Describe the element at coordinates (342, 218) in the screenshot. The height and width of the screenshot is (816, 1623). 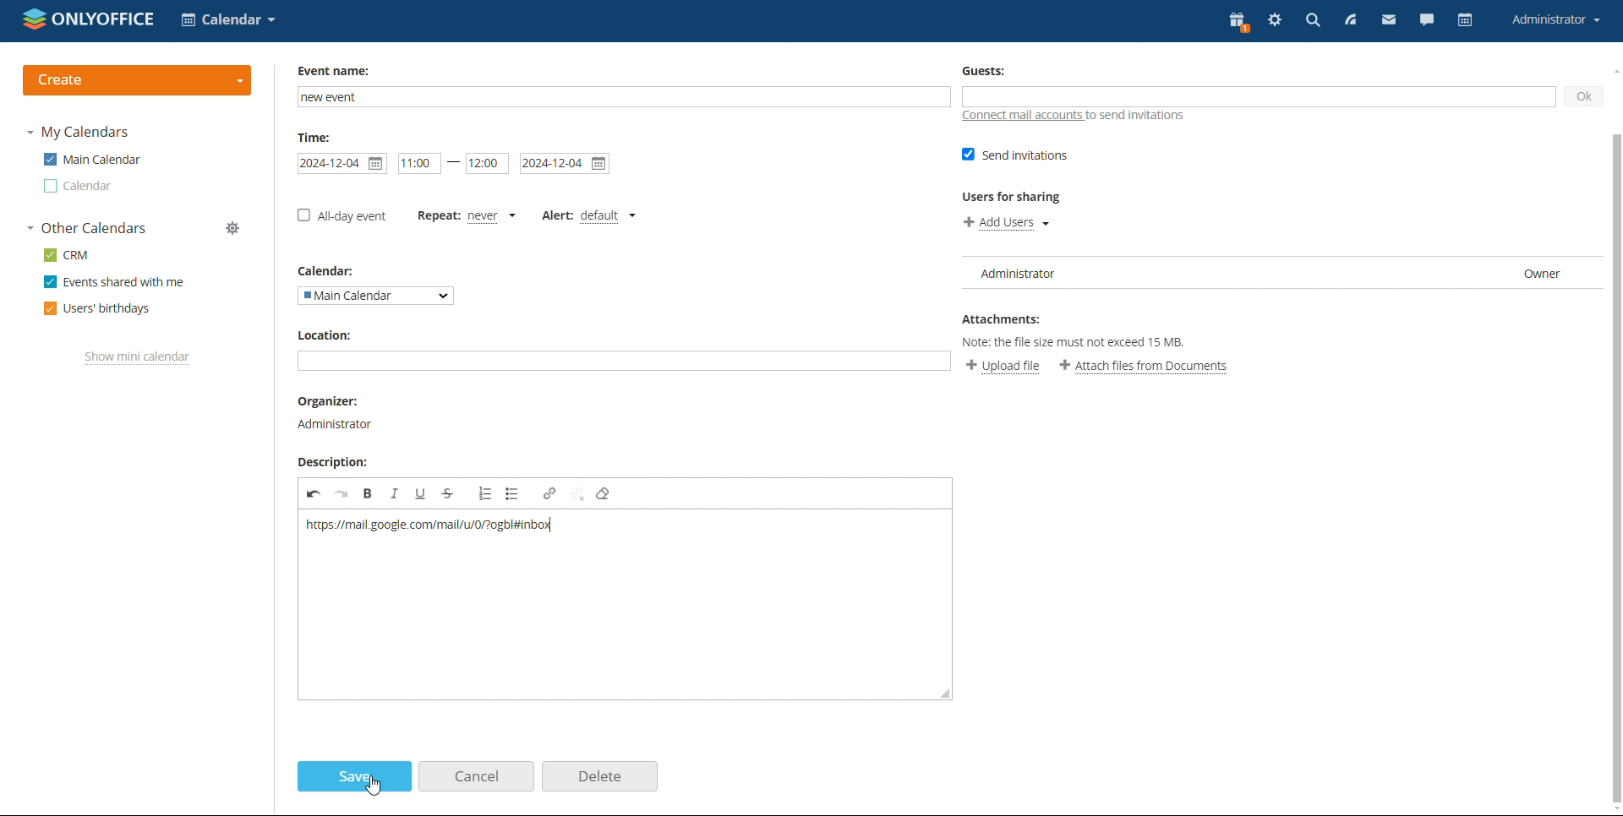
I see `all-day event checkbox` at that location.